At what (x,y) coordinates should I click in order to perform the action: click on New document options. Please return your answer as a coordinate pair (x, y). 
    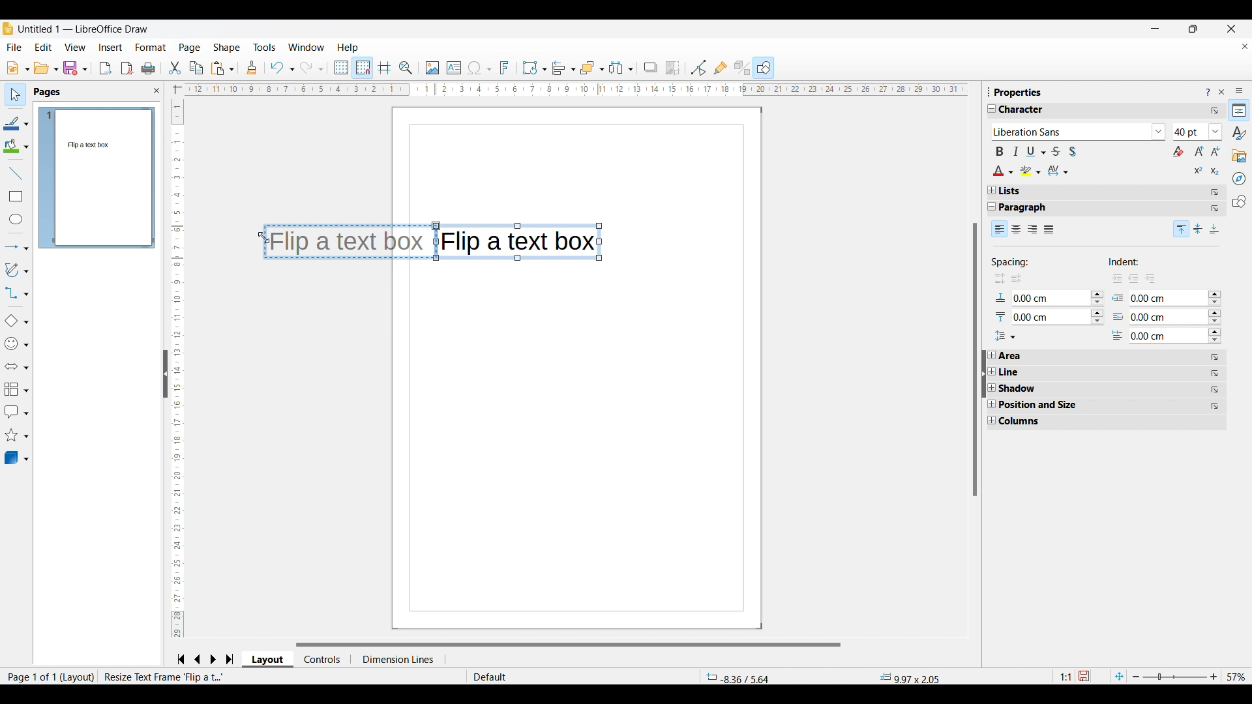
    Looking at the image, I should click on (18, 68).